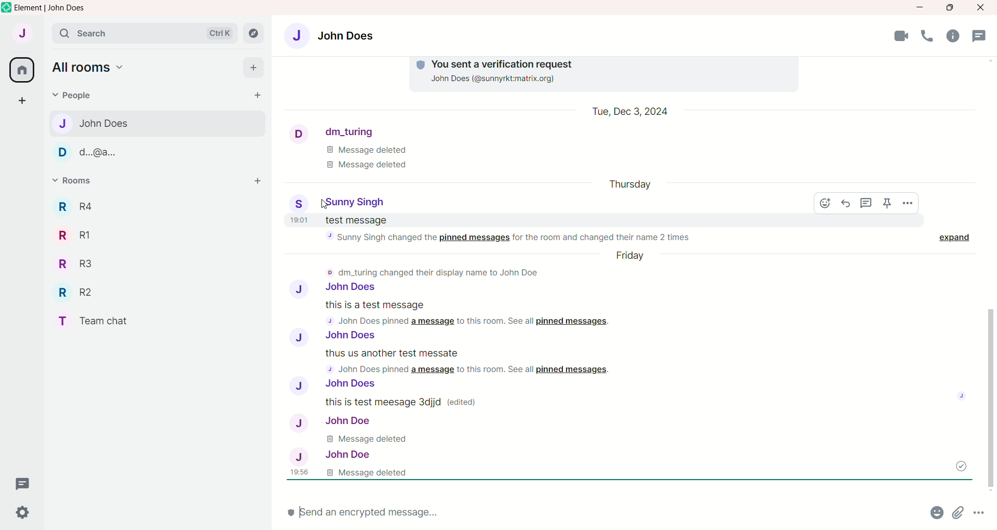 Image resolution: width=997 pixels, height=530 pixels. What do you see at coordinates (934, 513) in the screenshot?
I see `emoji` at bounding box center [934, 513].